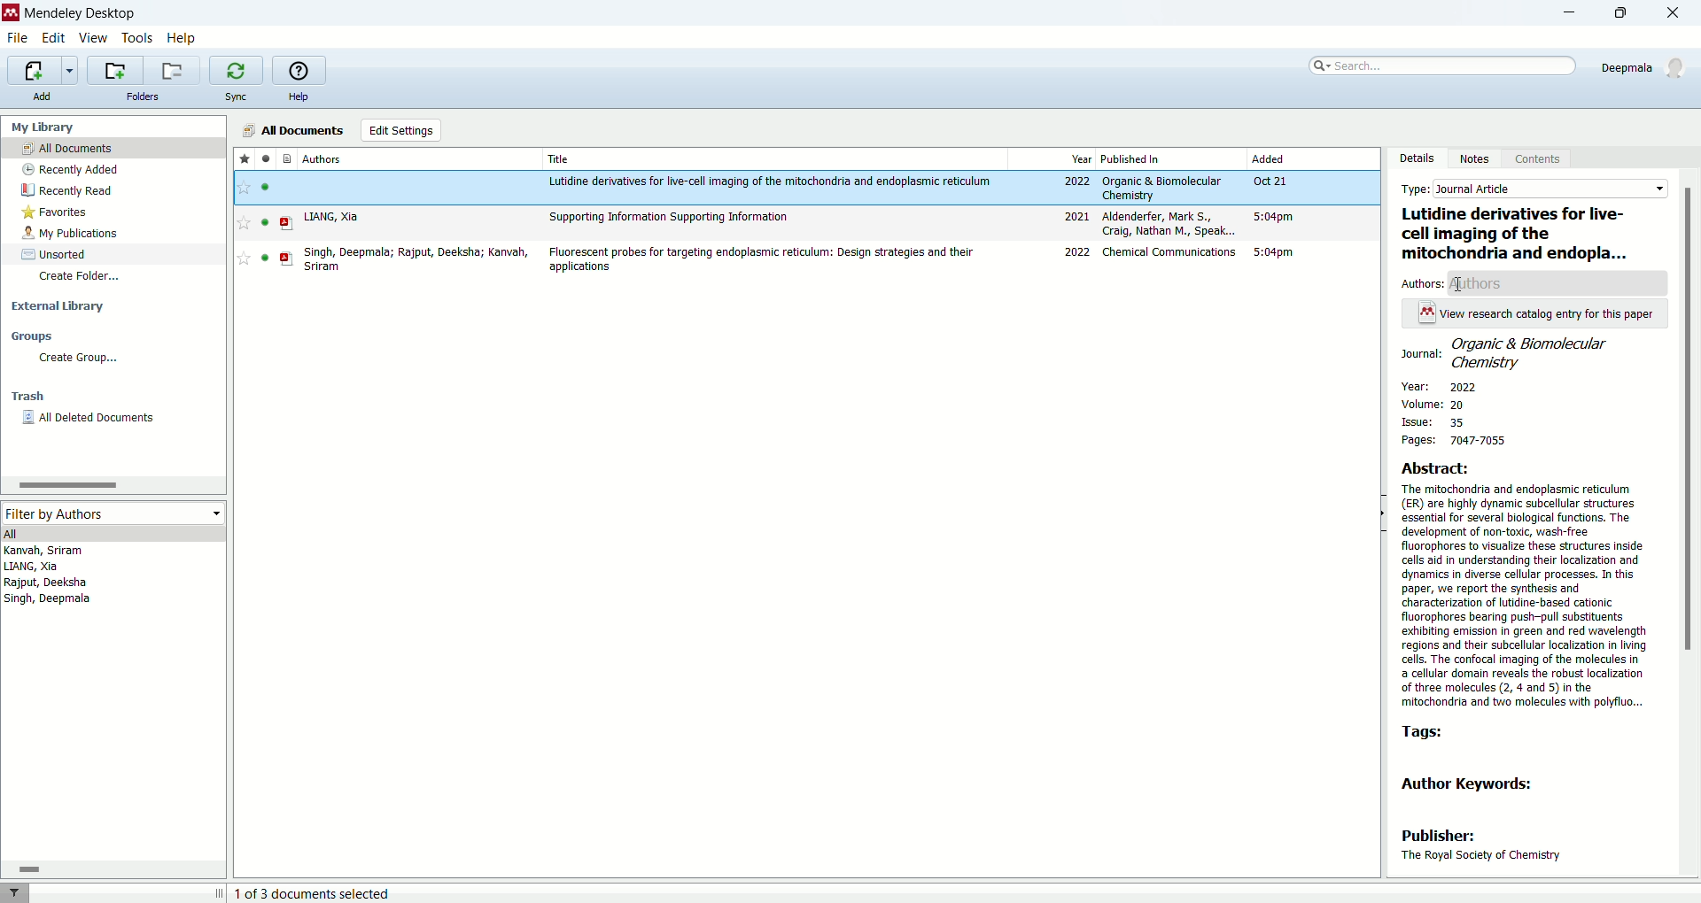 The image size is (1701, 903). I want to click on recently added, so click(68, 171).